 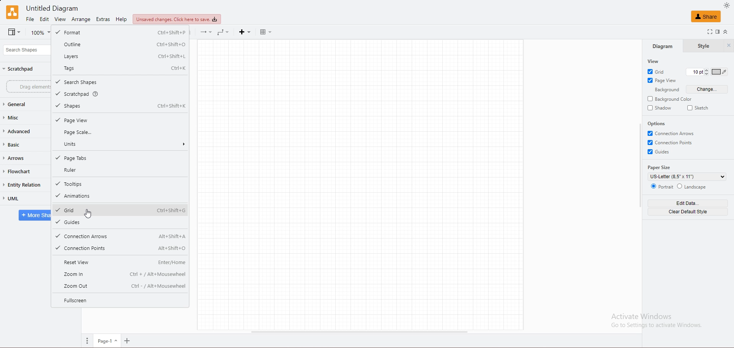 I want to click on more options, so click(x=84, y=340).